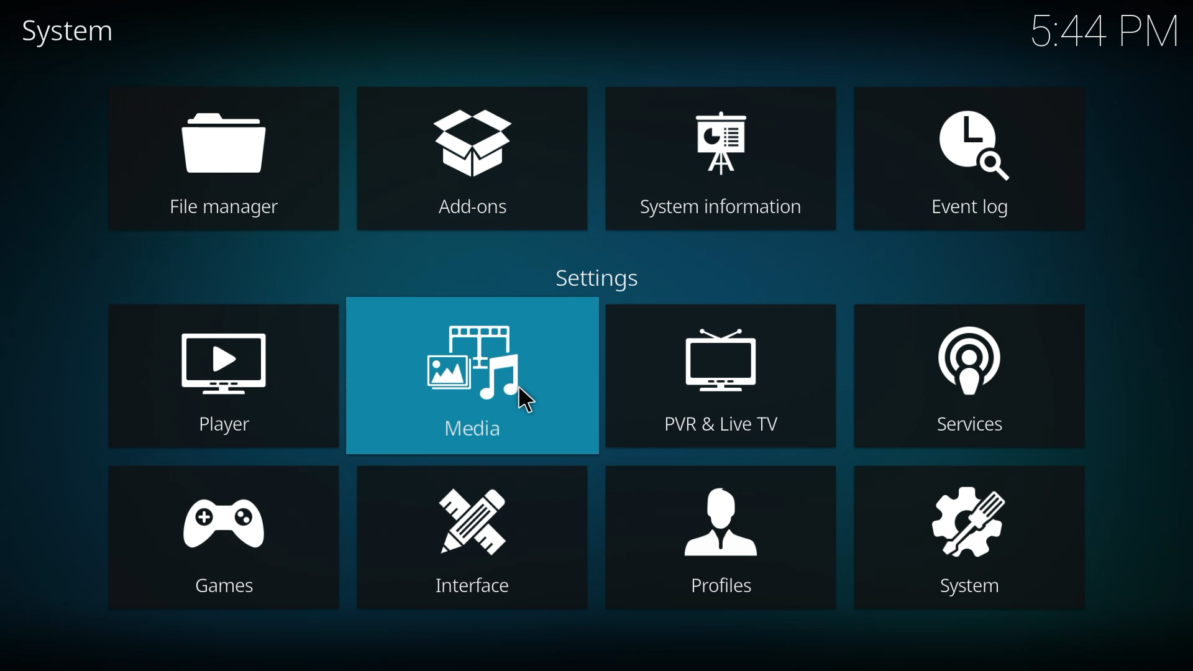 The height and width of the screenshot is (671, 1193). Describe the element at coordinates (482, 520) in the screenshot. I see `interface` at that location.